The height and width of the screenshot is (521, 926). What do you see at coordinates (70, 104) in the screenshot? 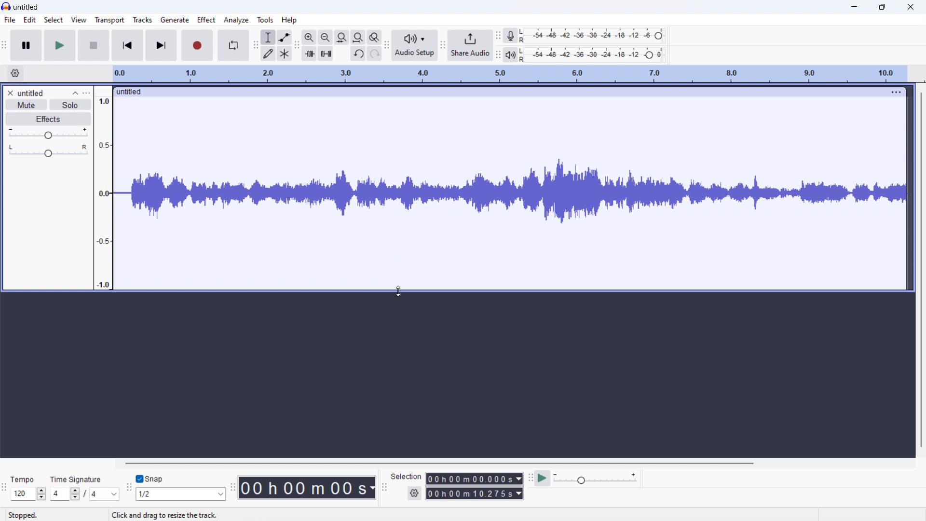
I see `solo` at bounding box center [70, 104].